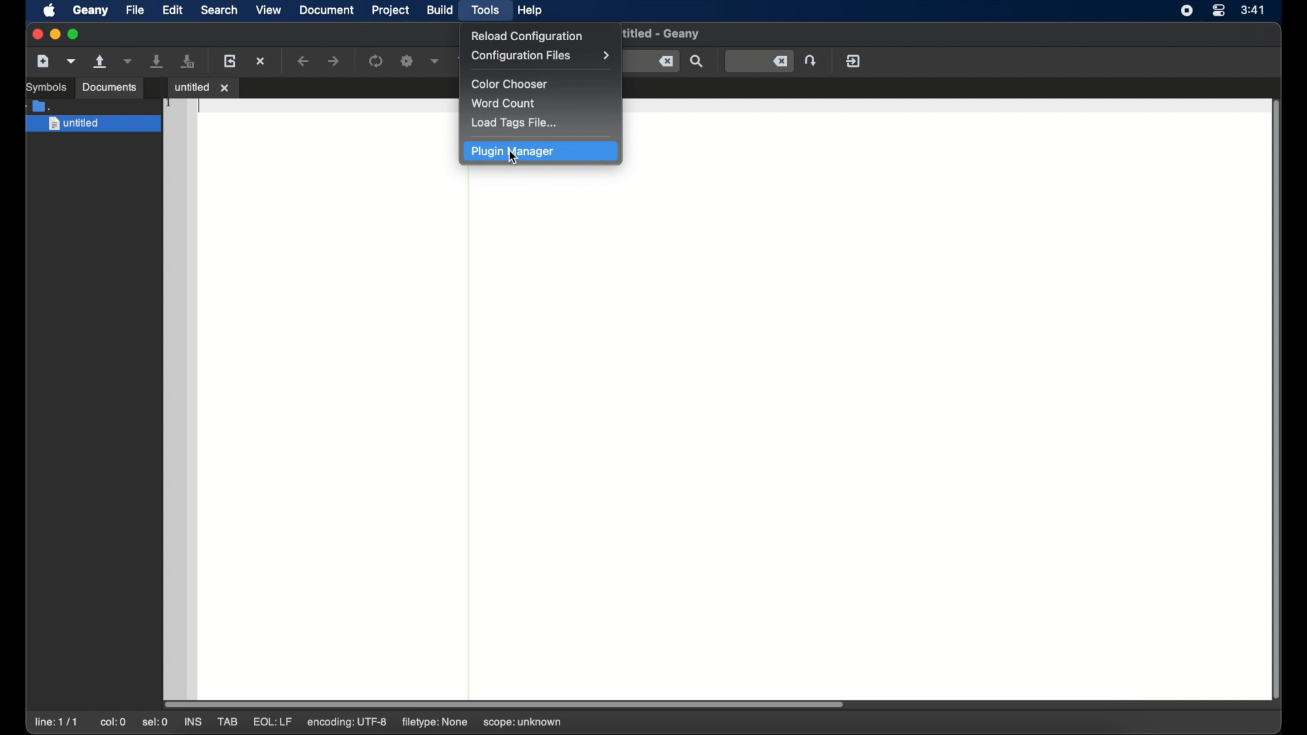 The image size is (1307, 735). Describe the element at coordinates (540, 152) in the screenshot. I see `plugin manager` at that location.